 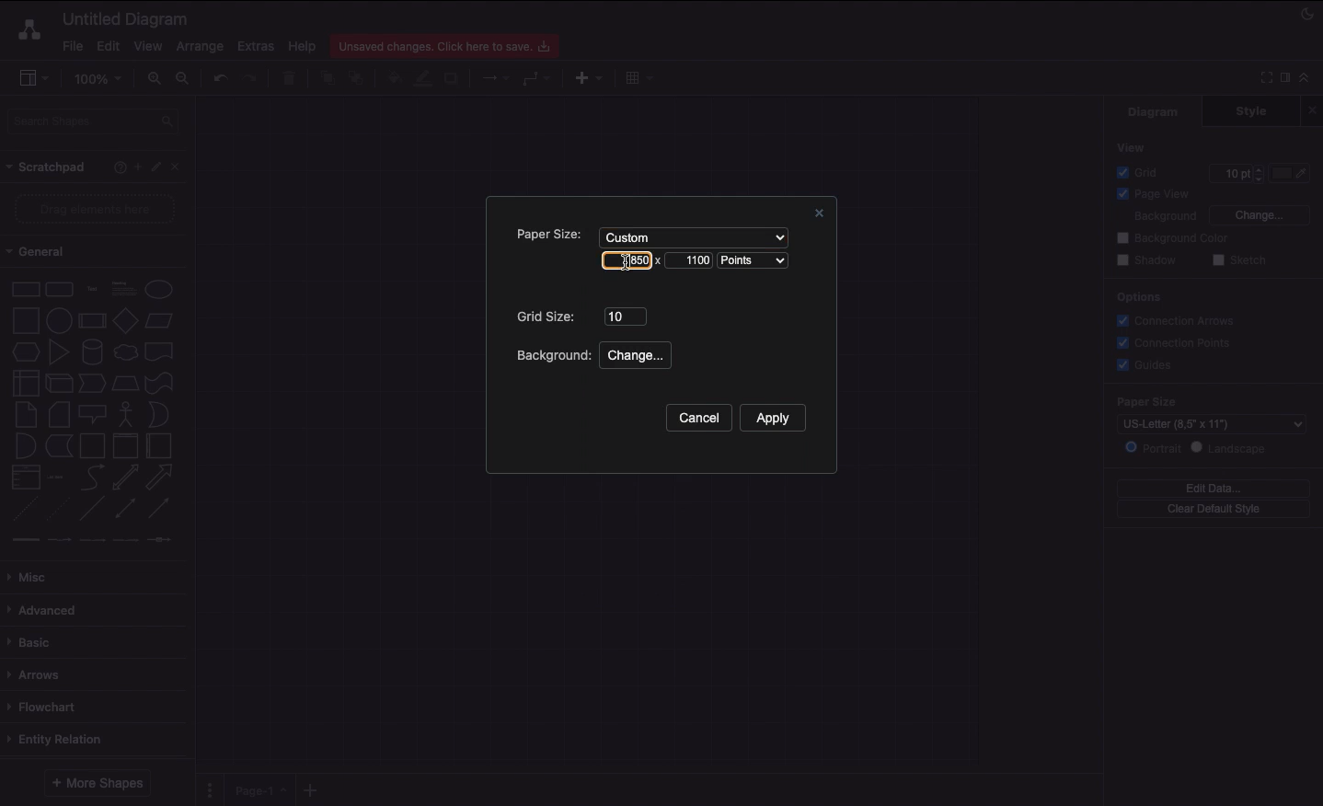 I want to click on connector 1, so click(x=23, y=540).